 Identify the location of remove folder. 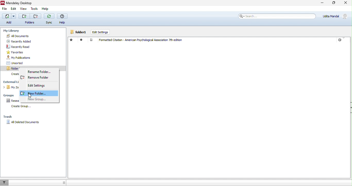
(39, 78).